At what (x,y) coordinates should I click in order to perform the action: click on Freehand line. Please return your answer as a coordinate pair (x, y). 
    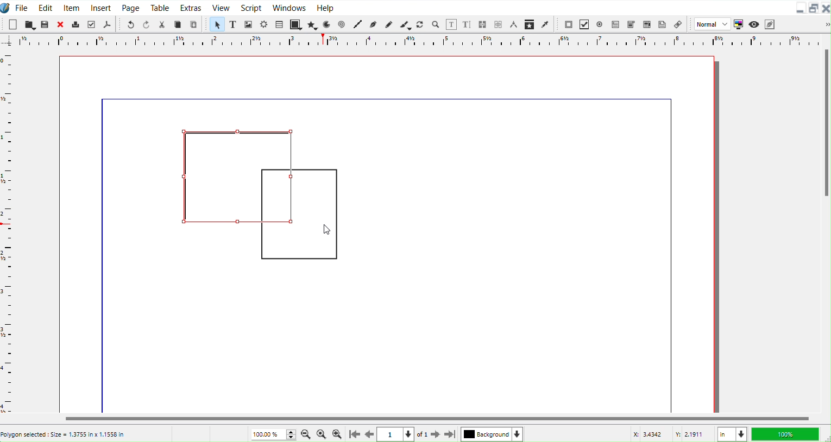
    Looking at the image, I should click on (388, 24).